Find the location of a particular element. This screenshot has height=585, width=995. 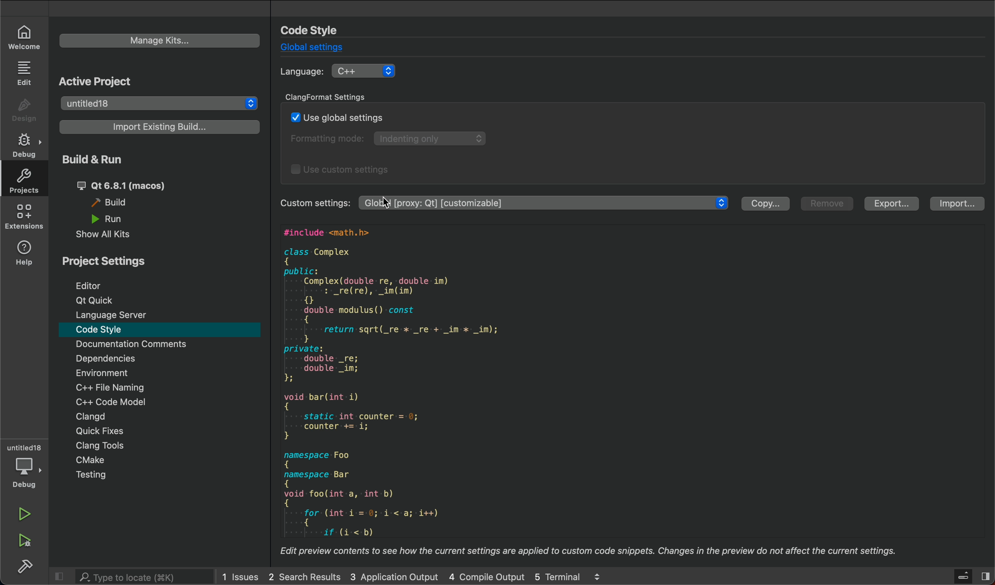

C++ code model  is located at coordinates (127, 404).